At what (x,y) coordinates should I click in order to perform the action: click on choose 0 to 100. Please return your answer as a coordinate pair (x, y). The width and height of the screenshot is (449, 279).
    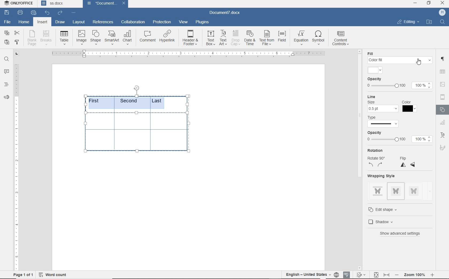
    Looking at the image, I should click on (387, 140).